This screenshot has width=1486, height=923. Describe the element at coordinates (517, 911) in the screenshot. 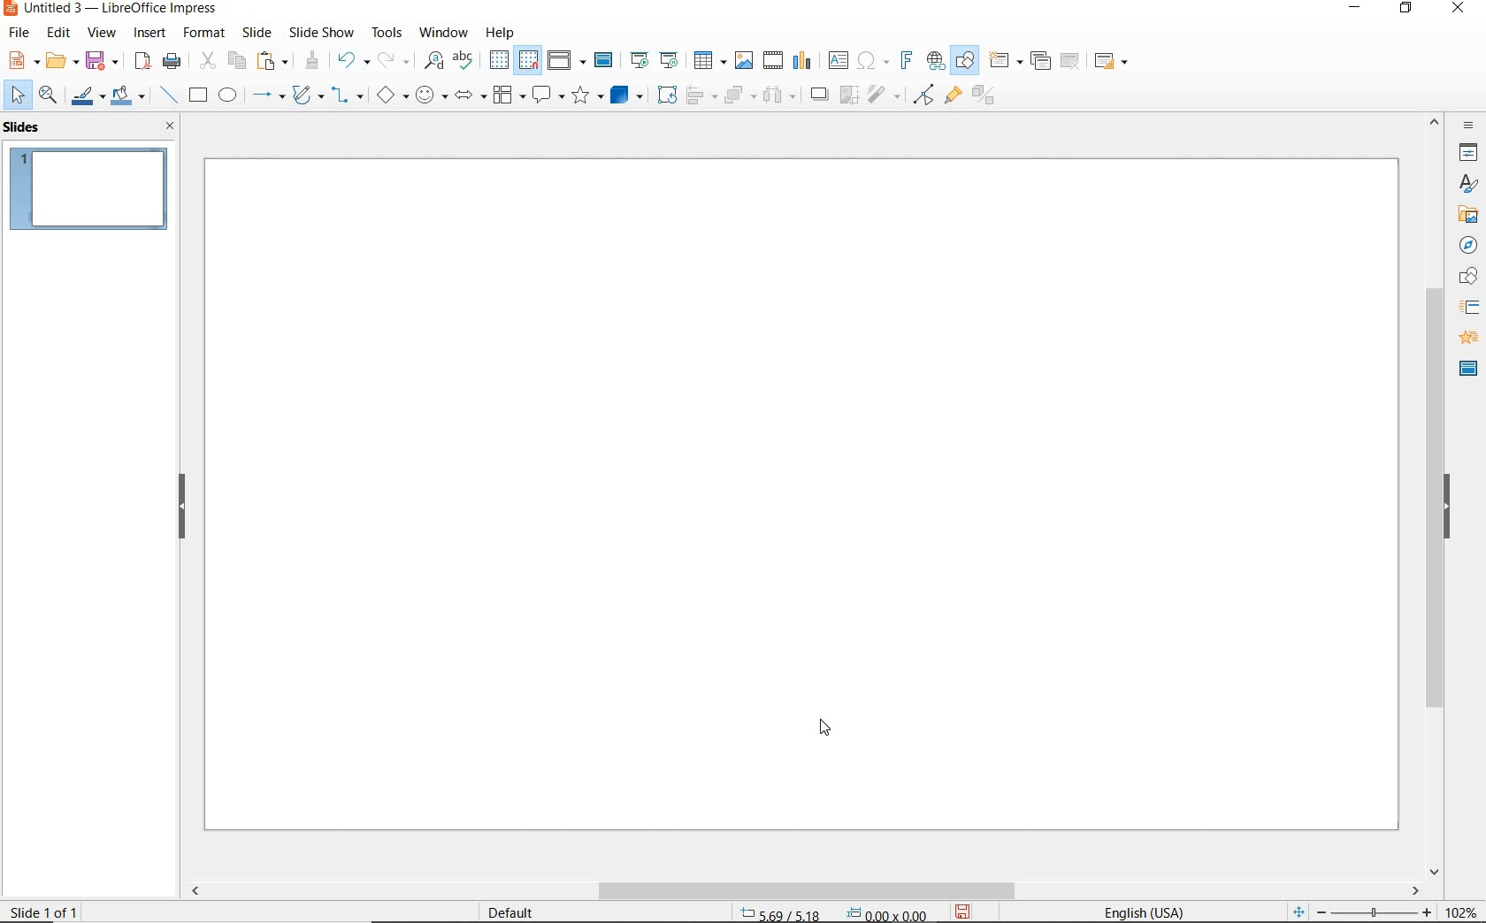

I see `DEFAULT` at that location.